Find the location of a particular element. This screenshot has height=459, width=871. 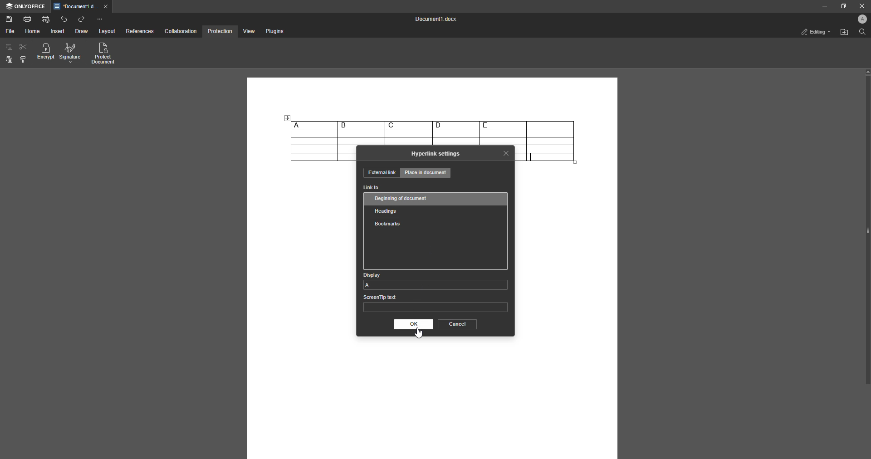

Hyperlink Settings is located at coordinates (436, 154).